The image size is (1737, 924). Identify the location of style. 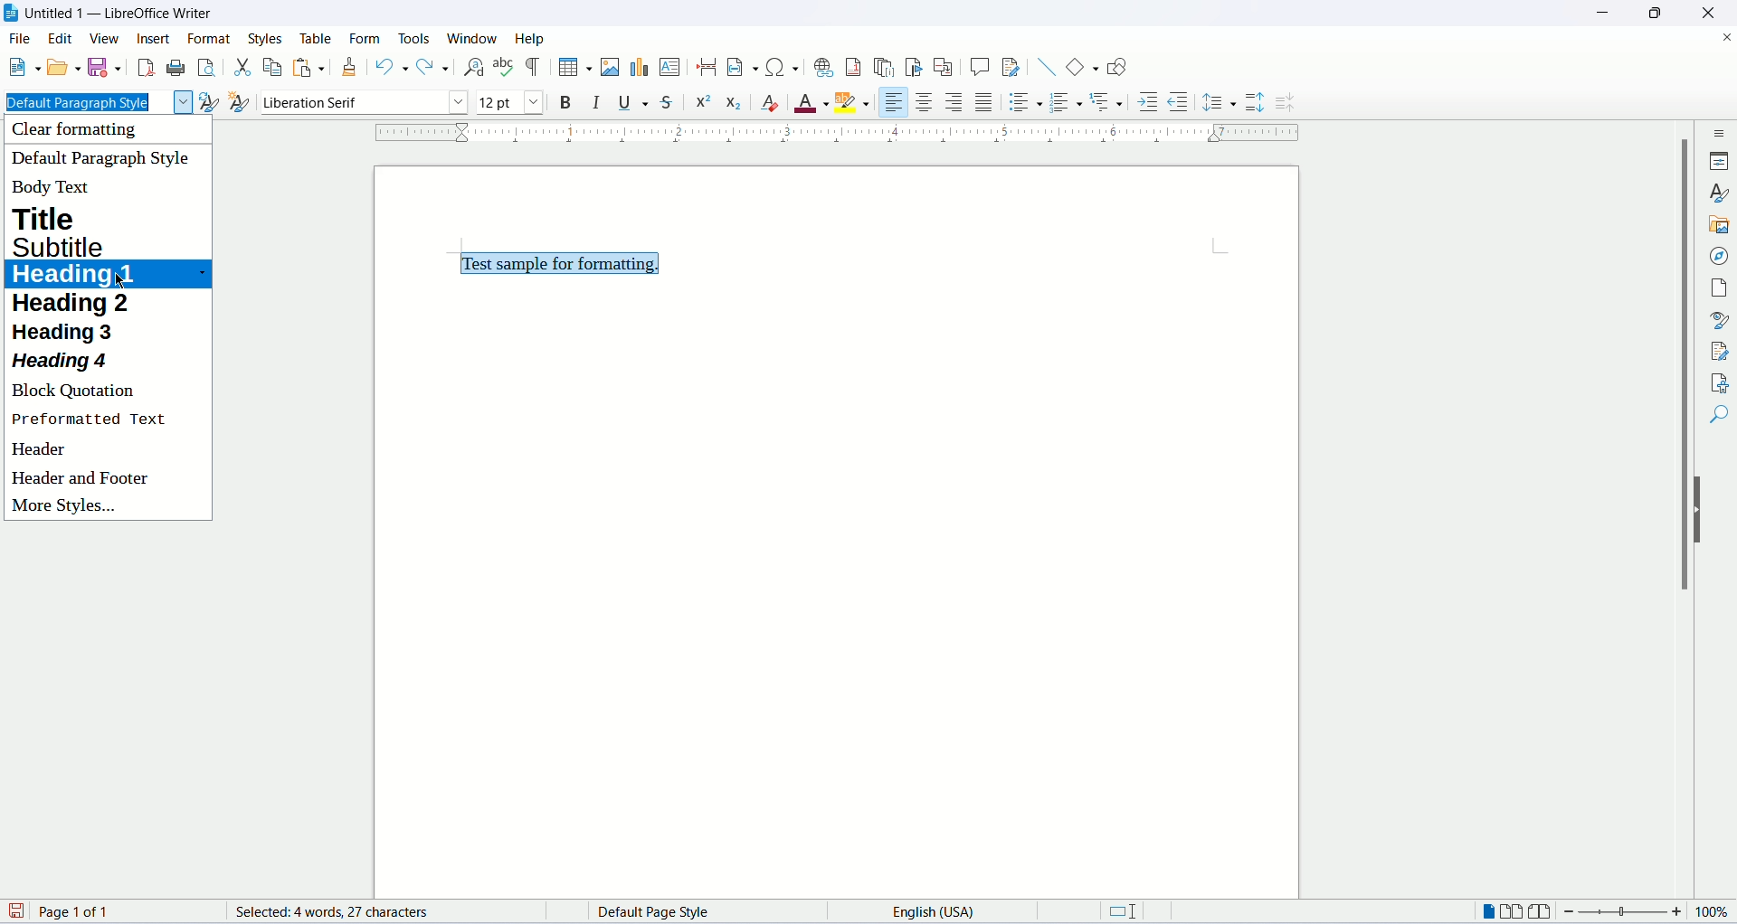
(1719, 194).